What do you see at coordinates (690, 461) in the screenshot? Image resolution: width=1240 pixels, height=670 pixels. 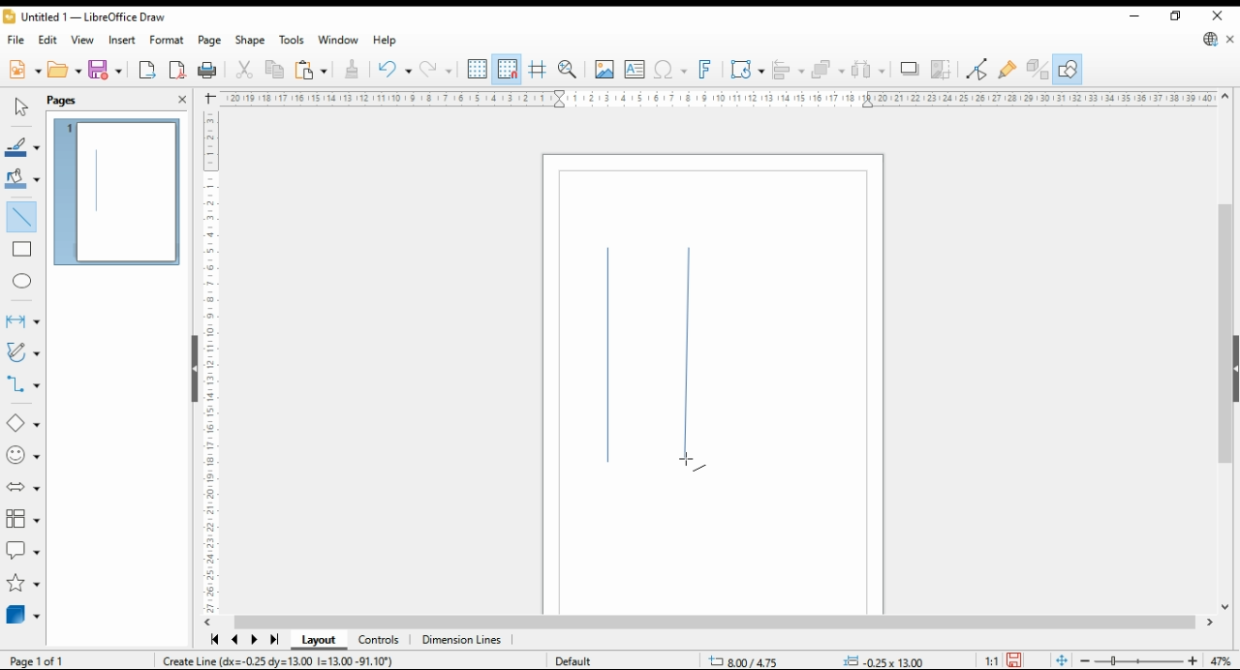 I see `mouse pointer` at bounding box center [690, 461].